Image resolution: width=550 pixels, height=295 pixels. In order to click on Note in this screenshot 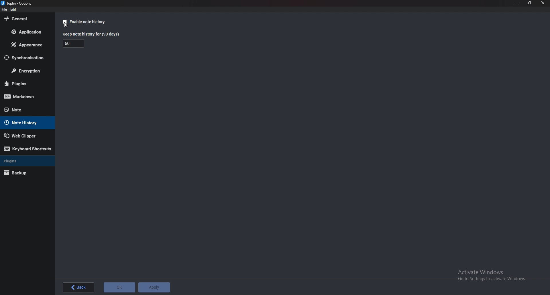, I will do `click(23, 109)`.